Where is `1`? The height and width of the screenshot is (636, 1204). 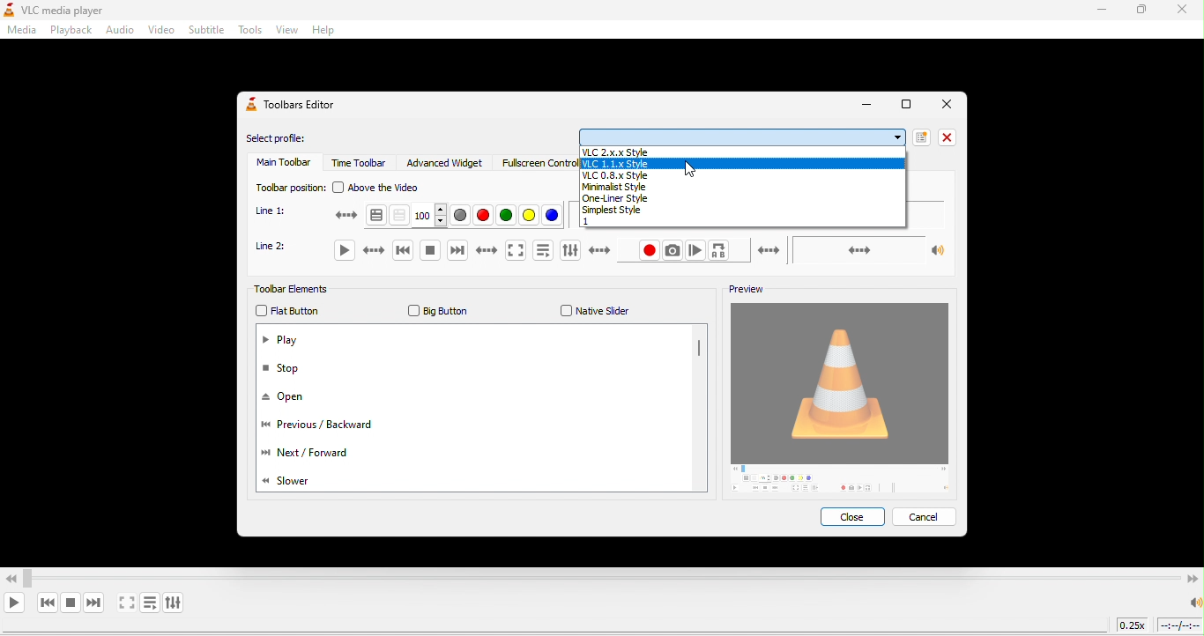
1 is located at coordinates (741, 221).